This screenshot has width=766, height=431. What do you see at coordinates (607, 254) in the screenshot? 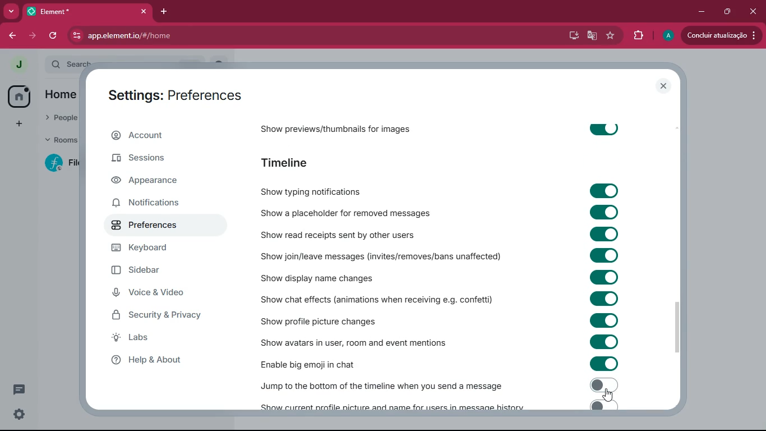
I see `toggle on ` at bounding box center [607, 254].